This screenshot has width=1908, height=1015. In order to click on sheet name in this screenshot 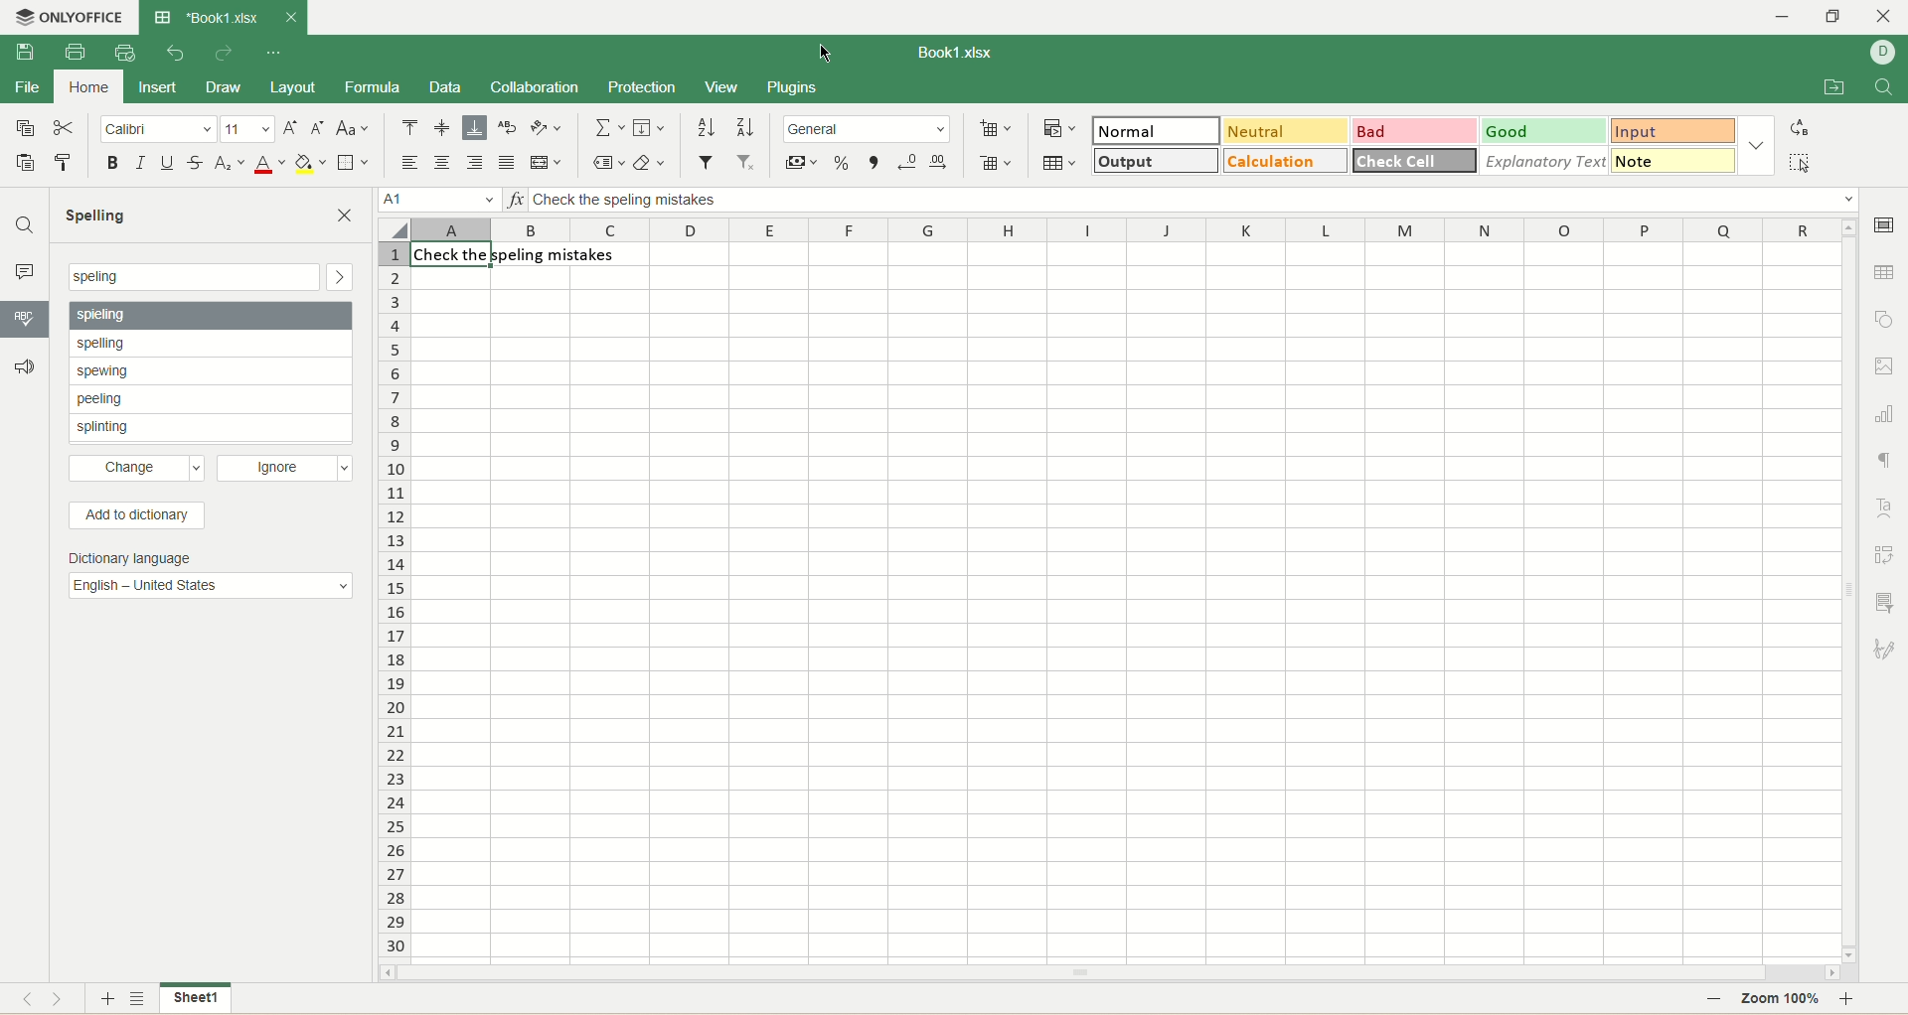, I will do `click(198, 999)`.